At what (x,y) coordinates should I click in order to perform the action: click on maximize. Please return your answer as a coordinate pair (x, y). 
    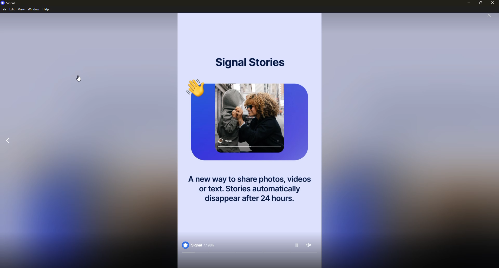
    Looking at the image, I should click on (481, 3).